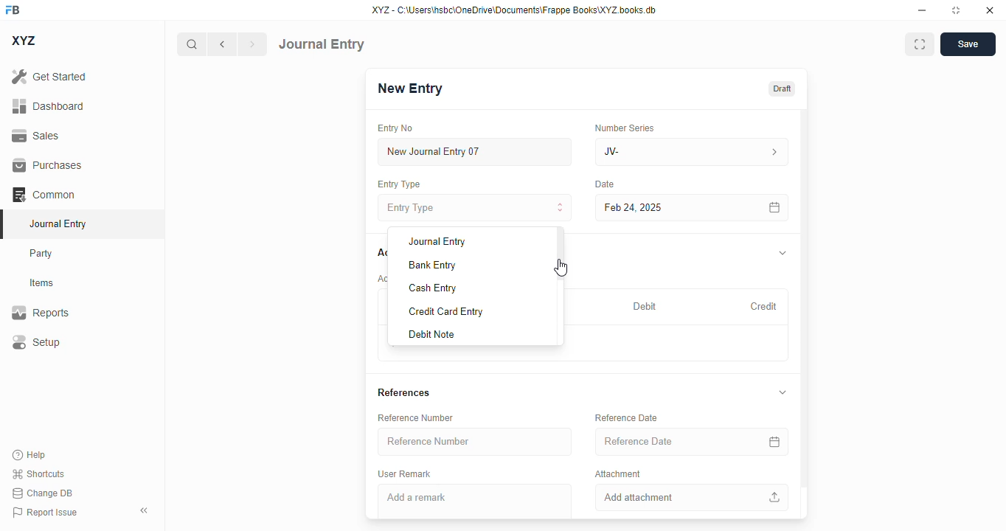 This screenshot has height=531, width=1006. I want to click on account entries, so click(381, 278).